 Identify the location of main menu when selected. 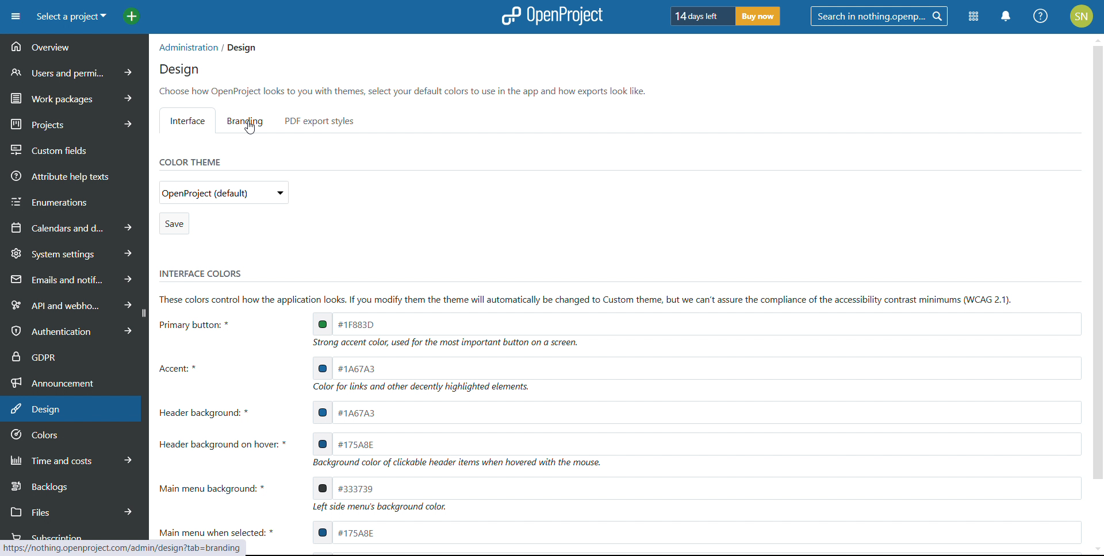
(696, 532).